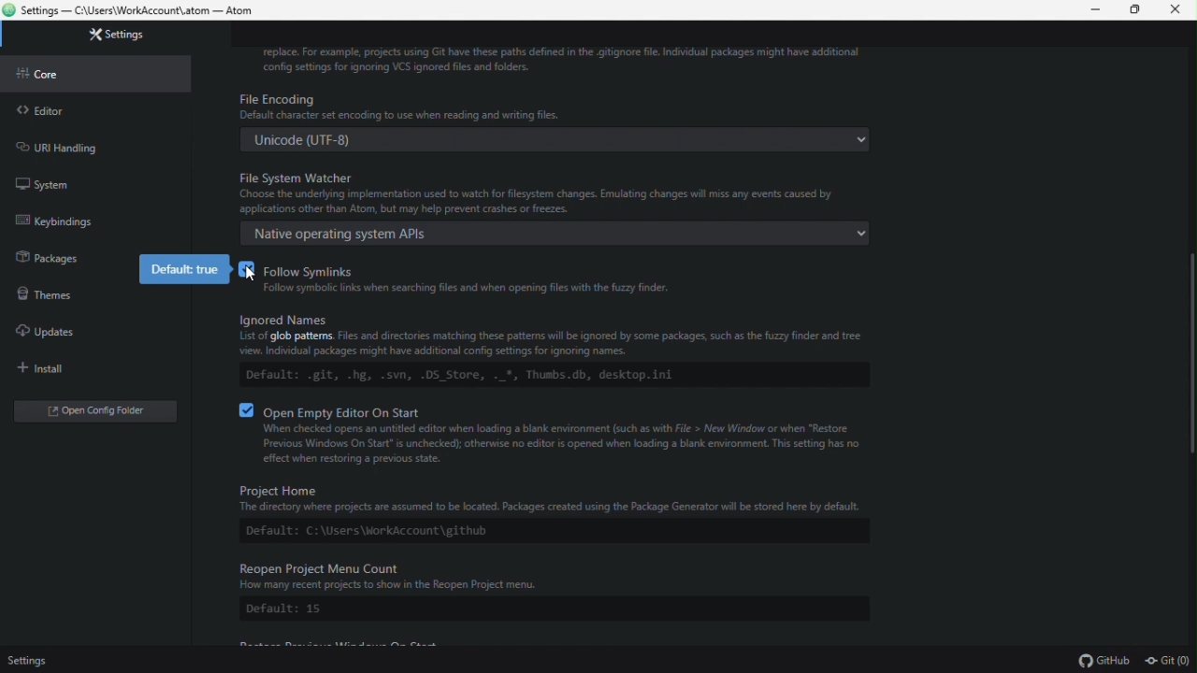 Image resolution: width=1197 pixels, height=673 pixels. Describe the element at coordinates (558, 139) in the screenshot. I see `Unicode (UTF-8)` at that location.